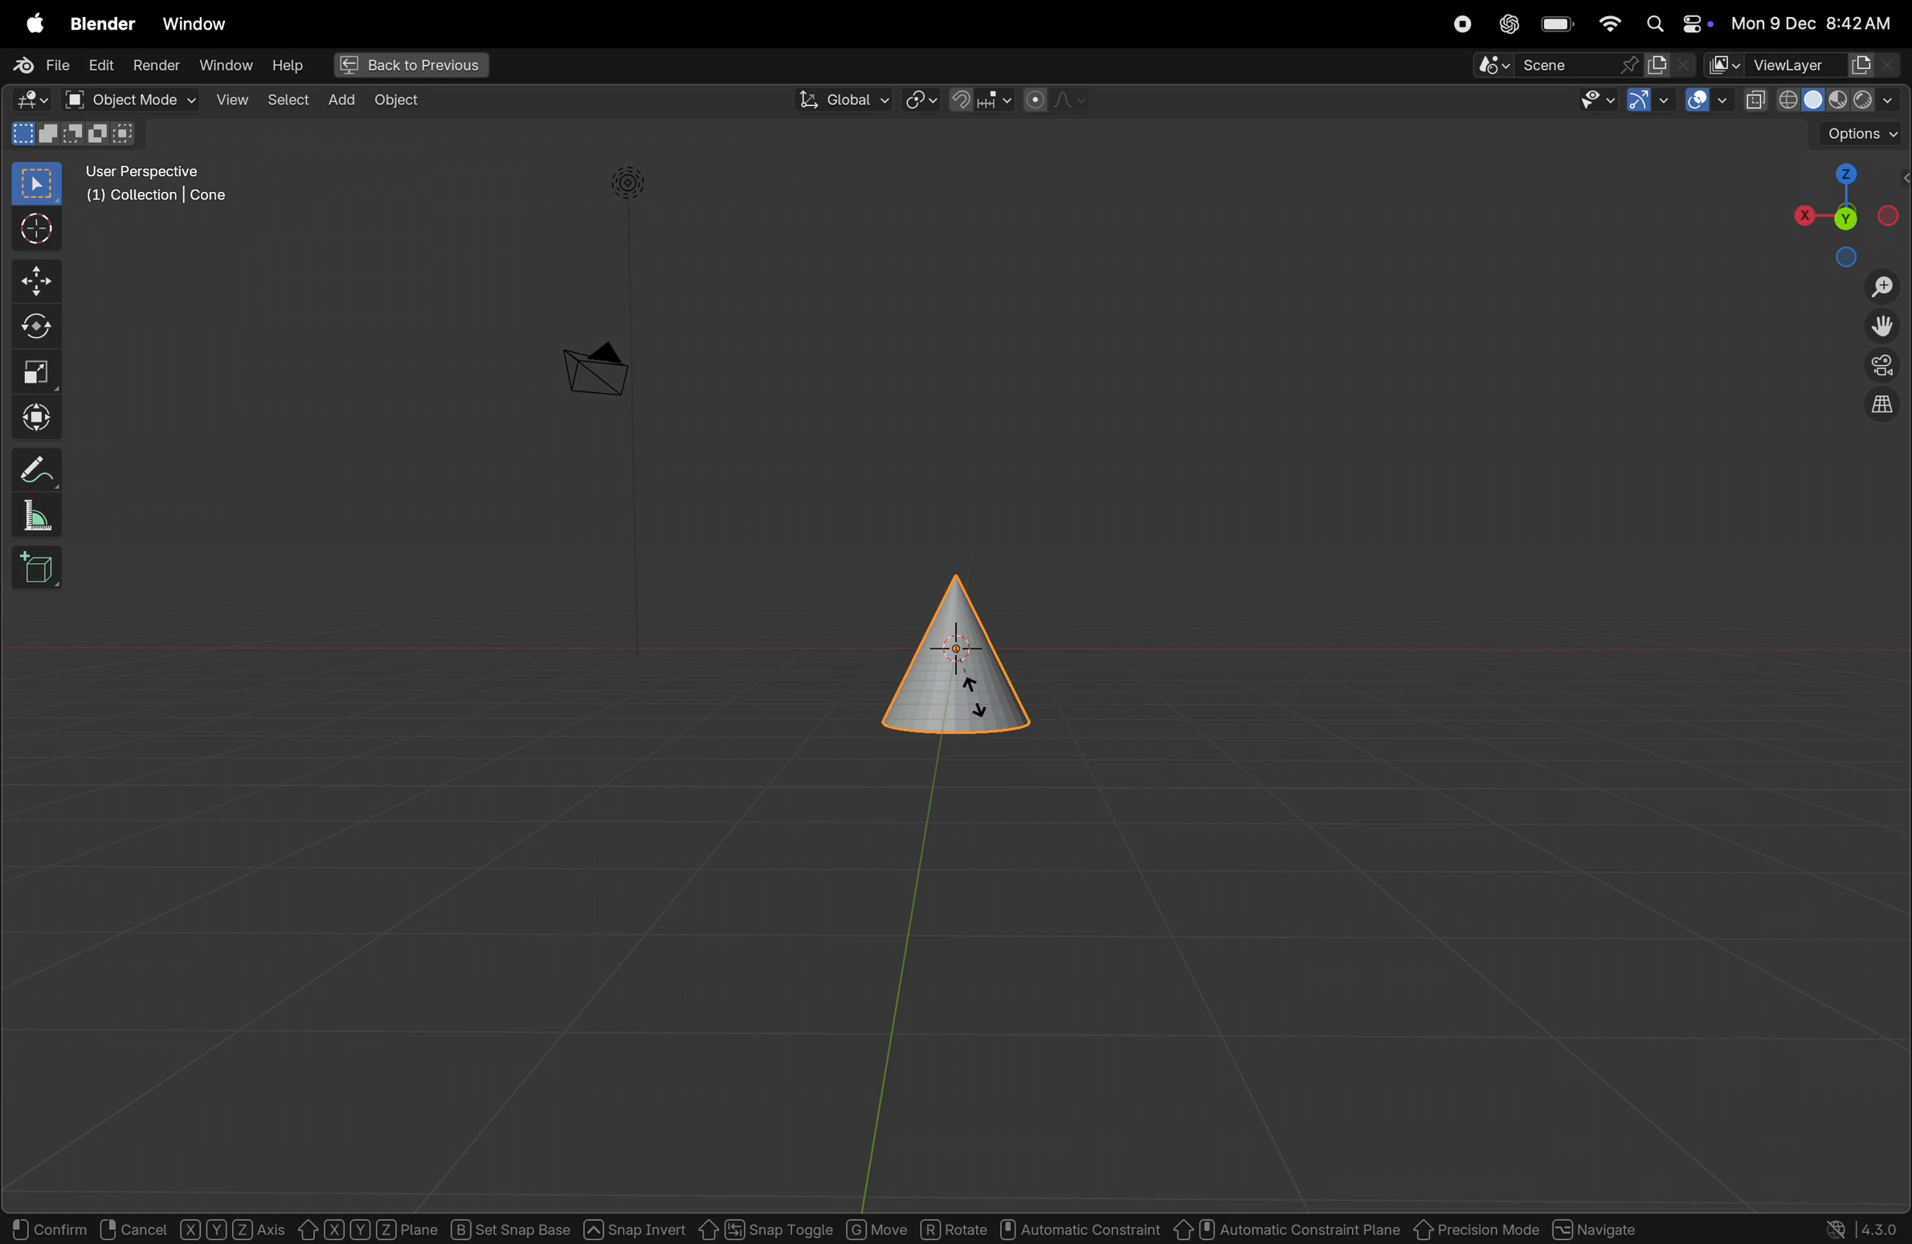 The height and width of the screenshot is (1244, 1912). What do you see at coordinates (31, 513) in the screenshot?
I see `measure` at bounding box center [31, 513].